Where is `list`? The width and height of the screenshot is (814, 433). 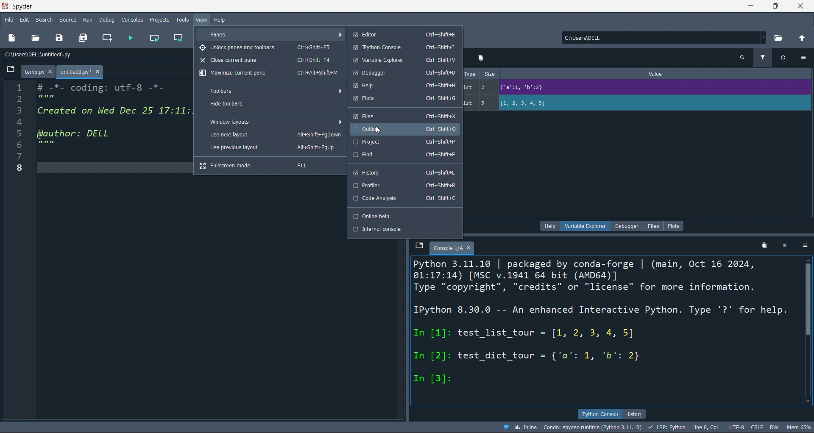
list is located at coordinates (470, 103).